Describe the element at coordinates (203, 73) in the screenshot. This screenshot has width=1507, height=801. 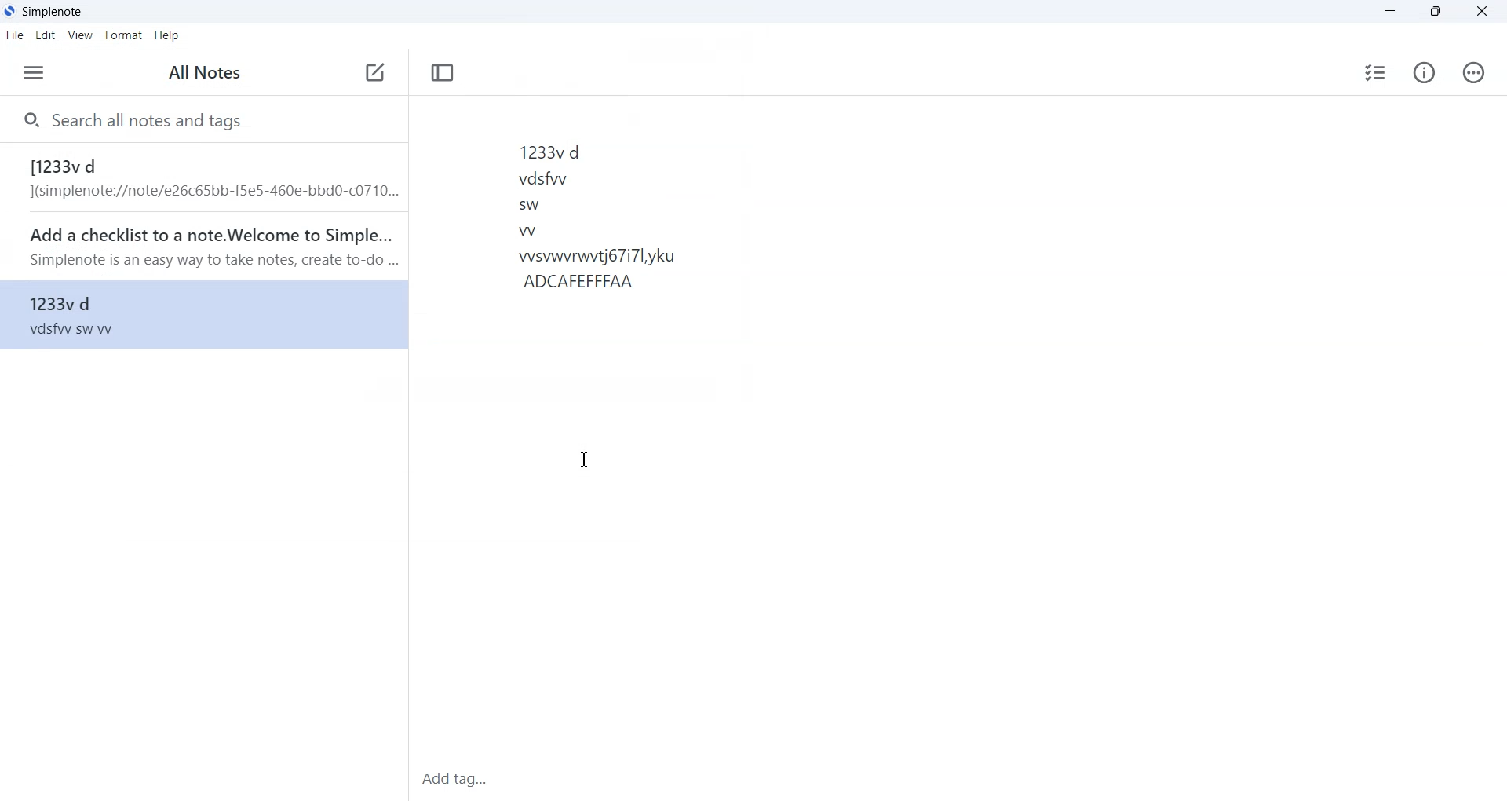
I see `All Notes` at that location.